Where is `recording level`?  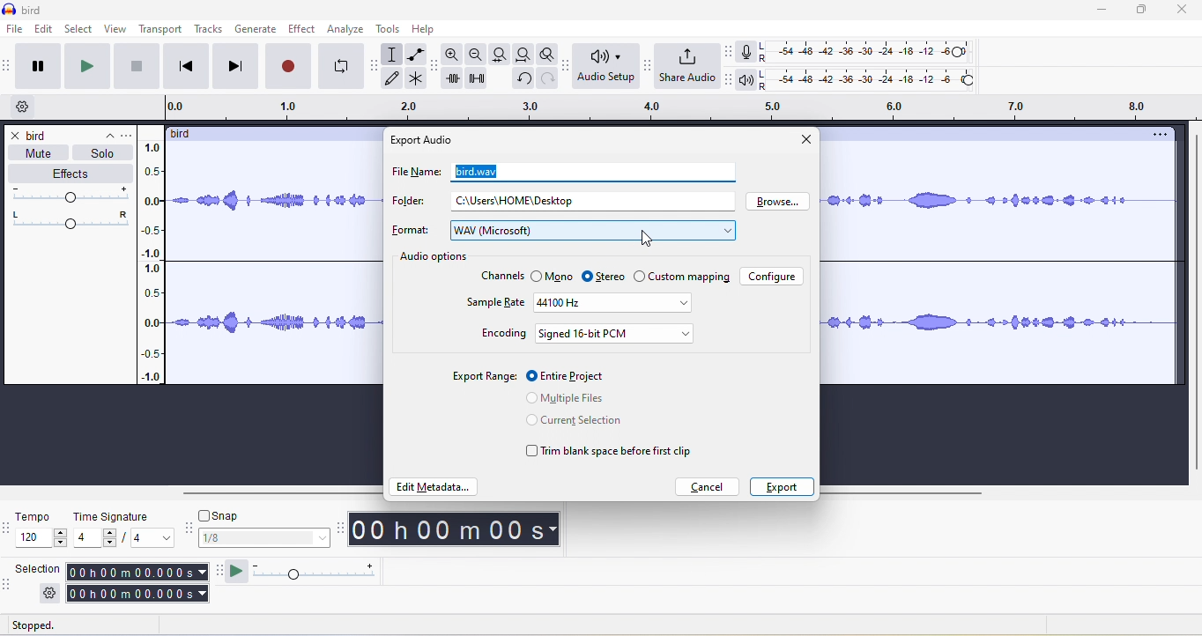 recording level is located at coordinates (877, 50).